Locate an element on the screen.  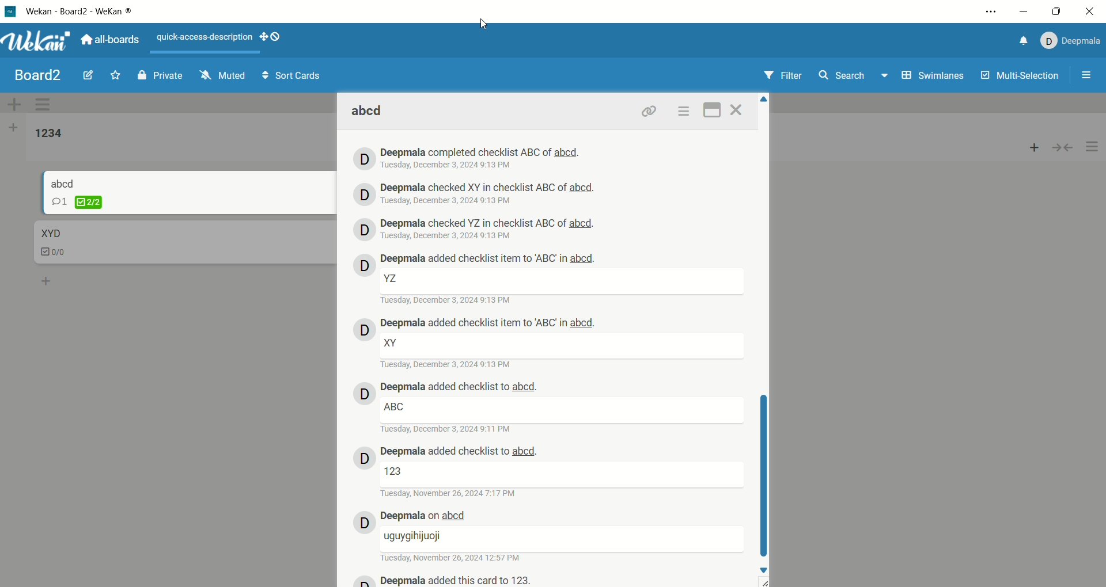
options is located at coordinates (993, 12).